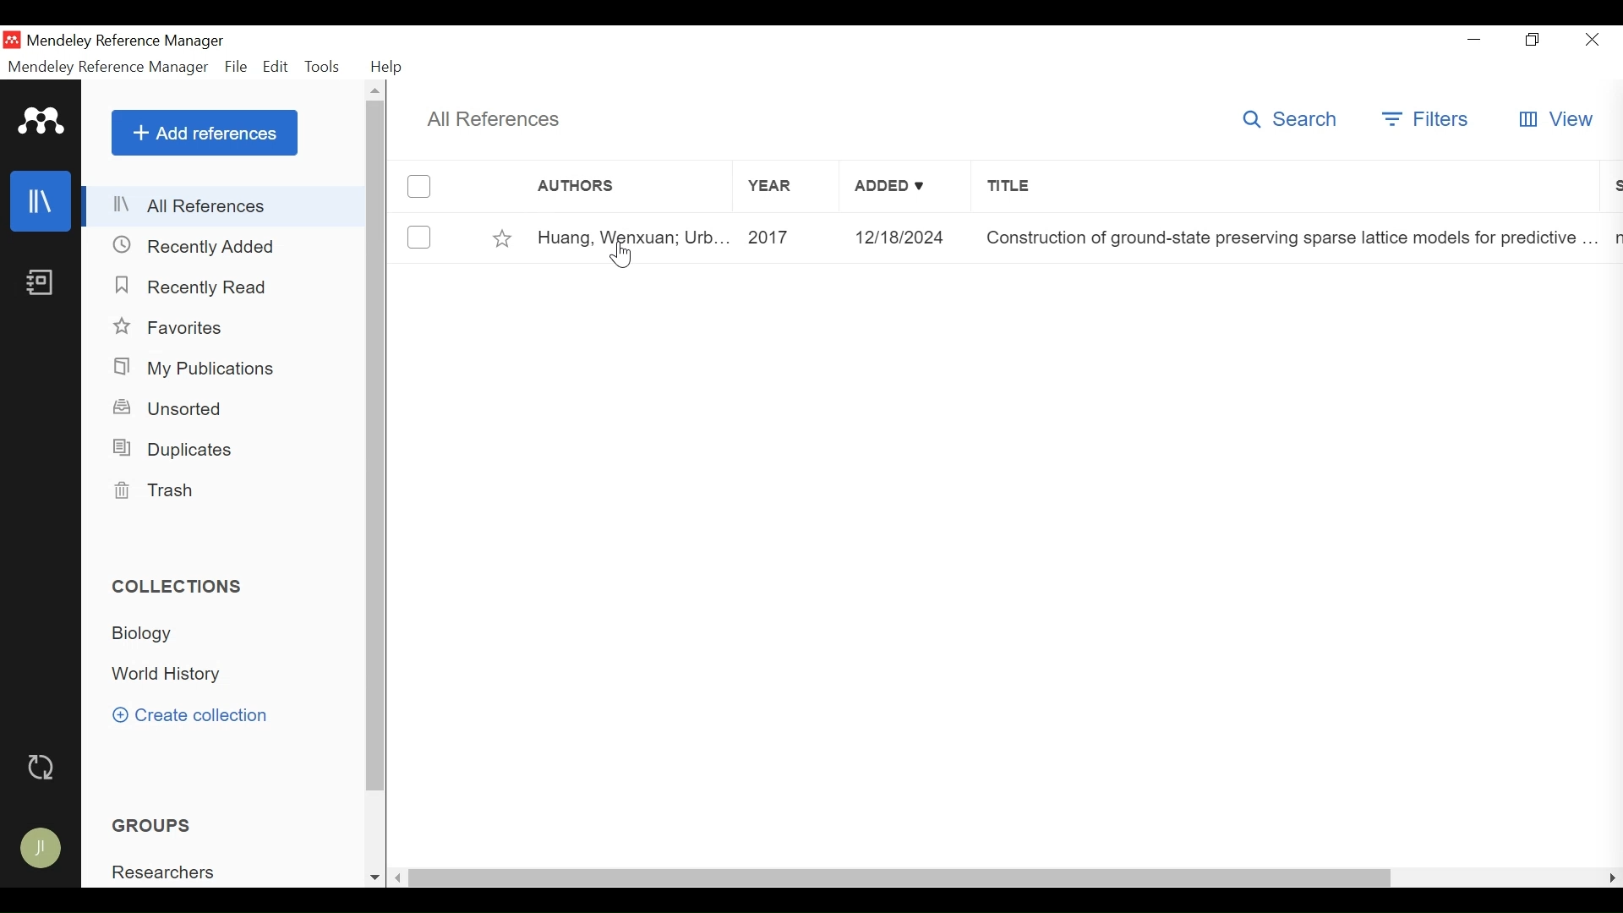  What do you see at coordinates (199, 369) in the screenshot?
I see `My Publications` at bounding box center [199, 369].